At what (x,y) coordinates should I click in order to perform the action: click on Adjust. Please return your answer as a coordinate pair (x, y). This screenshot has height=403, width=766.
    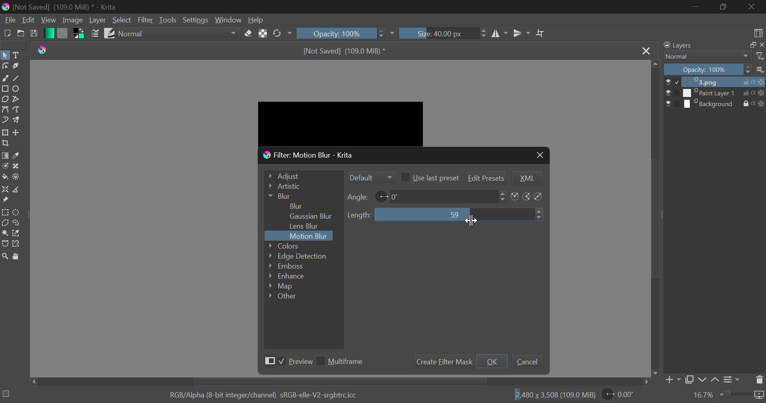
    Looking at the image, I should click on (302, 175).